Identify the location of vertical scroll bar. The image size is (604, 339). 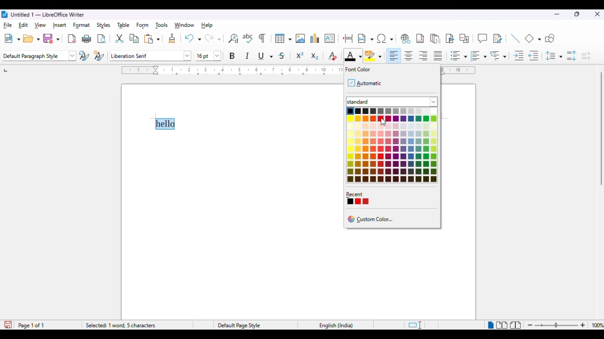
(600, 129).